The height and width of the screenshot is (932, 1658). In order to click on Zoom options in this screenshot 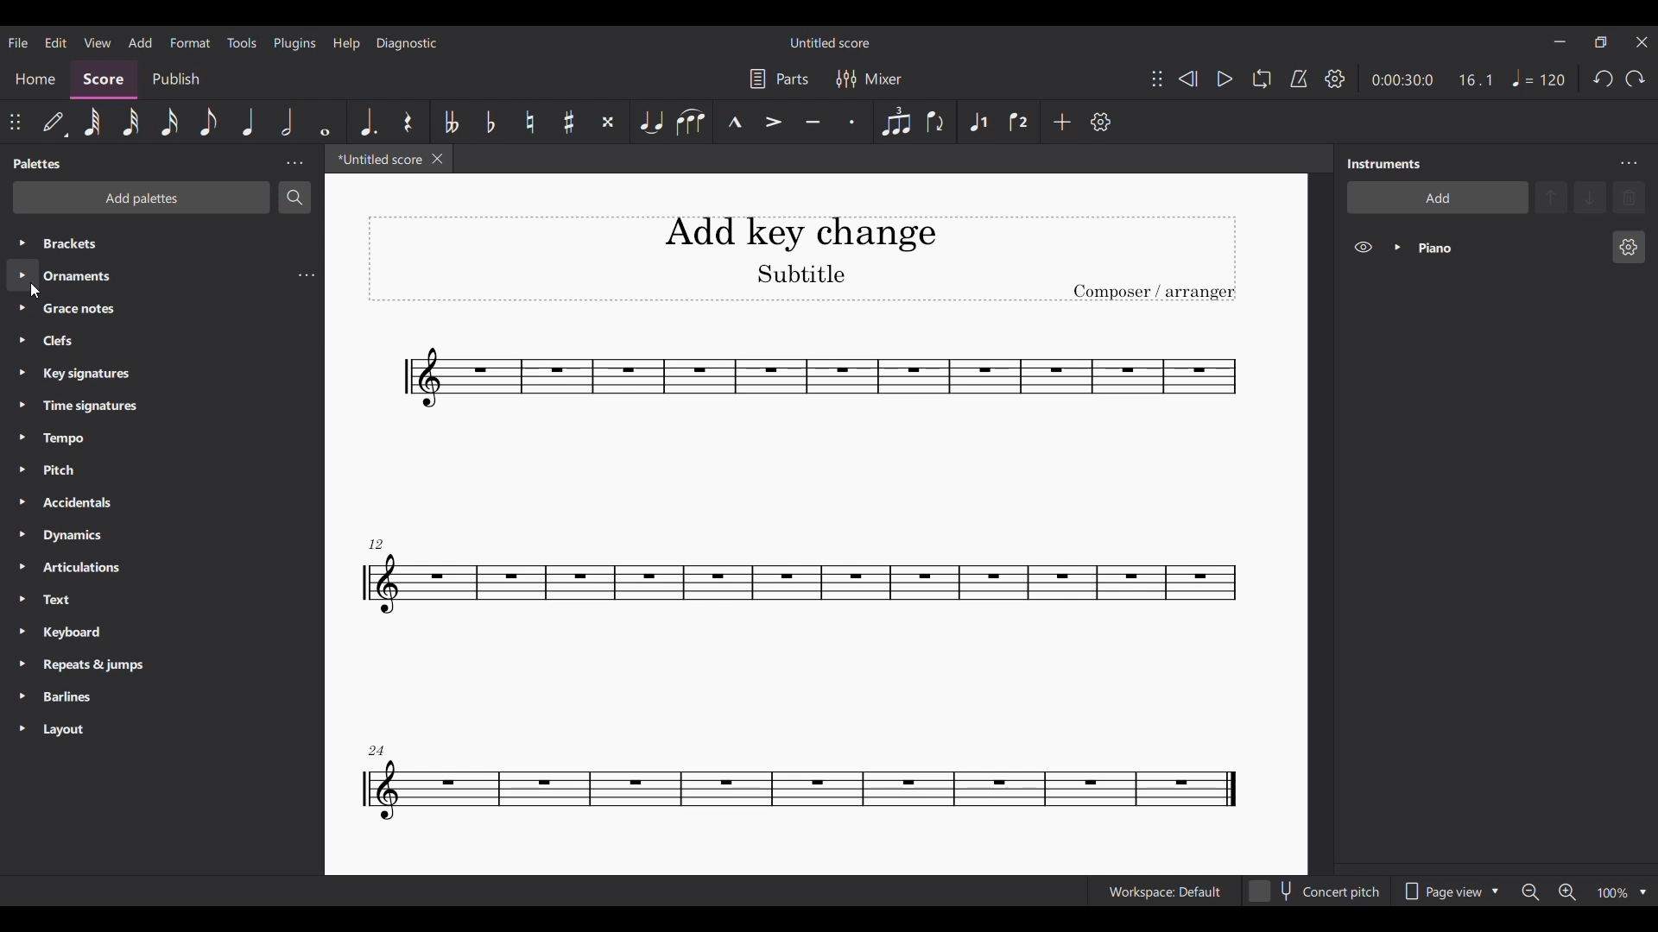, I will do `click(1643, 892)`.